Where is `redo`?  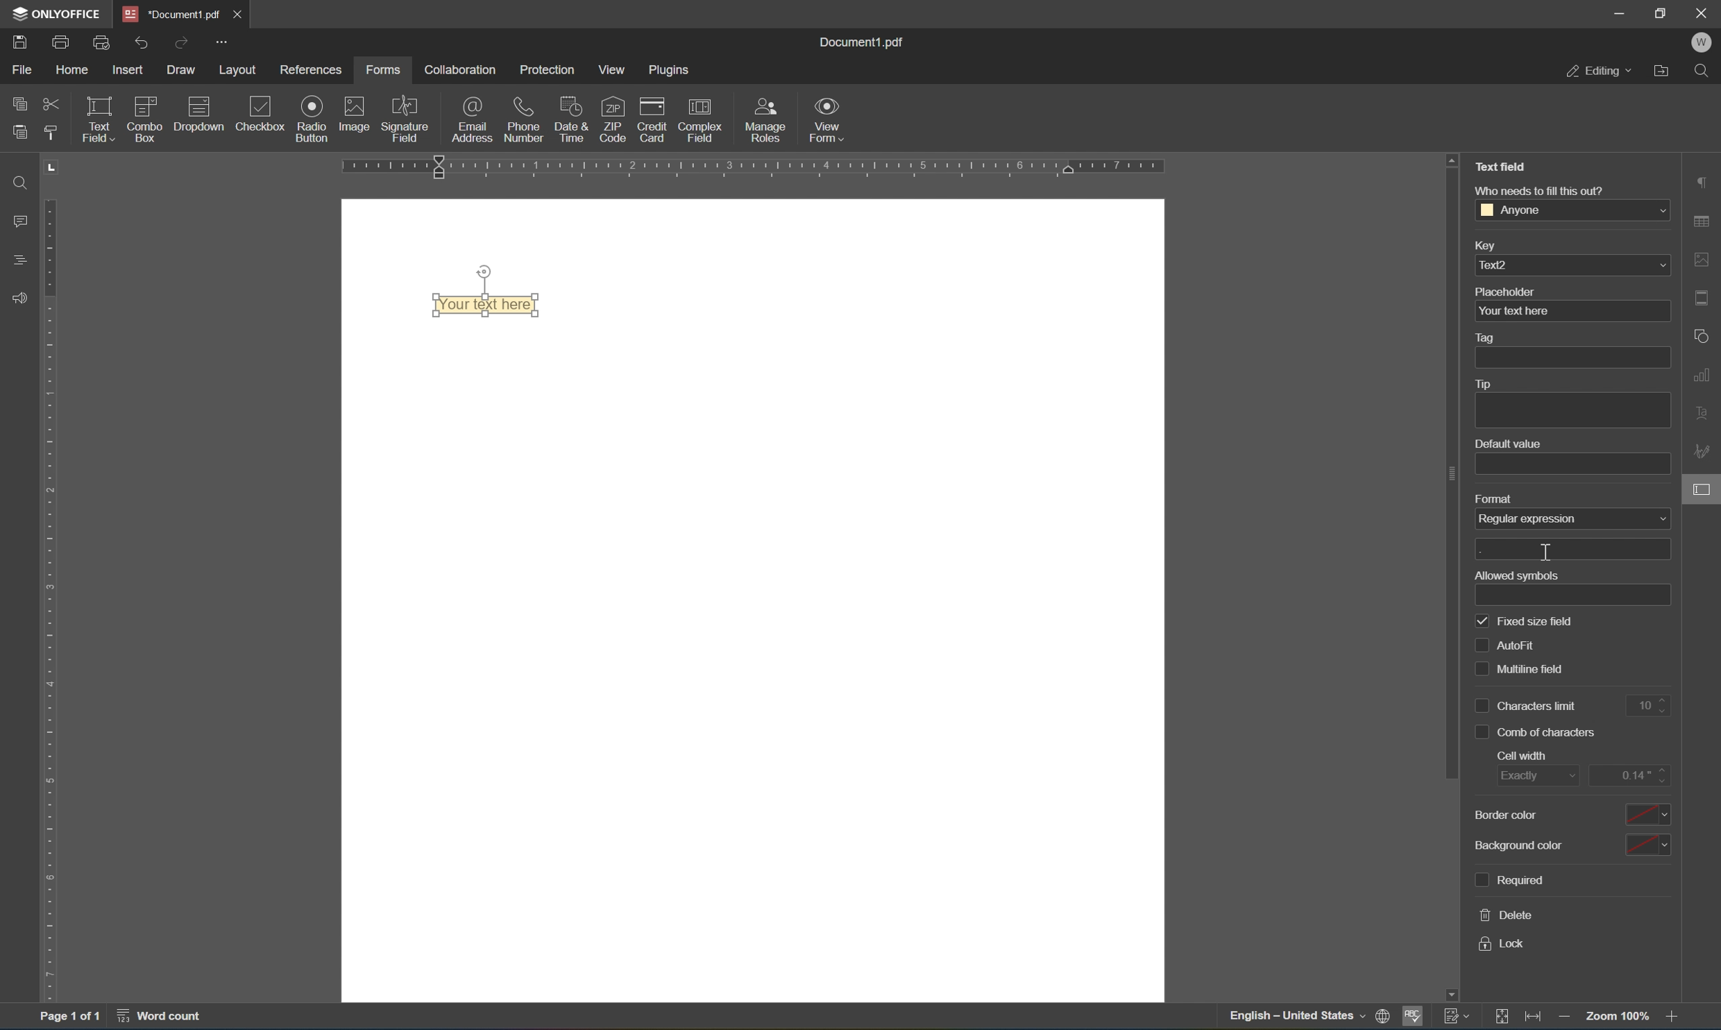 redo is located at coordinates (182, 42).